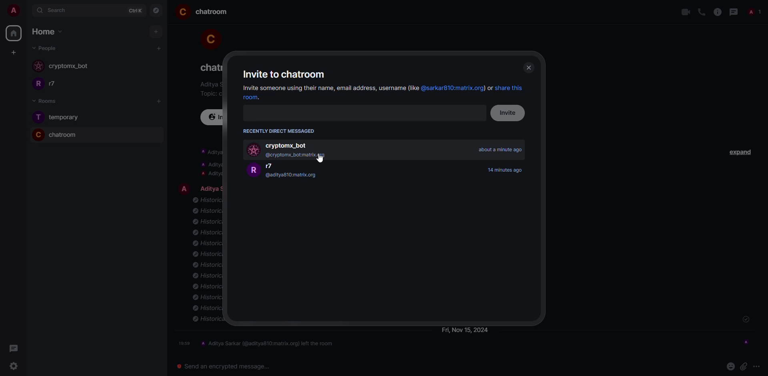 Image resolution: width=768 pixels, height=376 pixels. Describe the element at coordinates (208, 67) in the screenshot. I see `room` at that location.